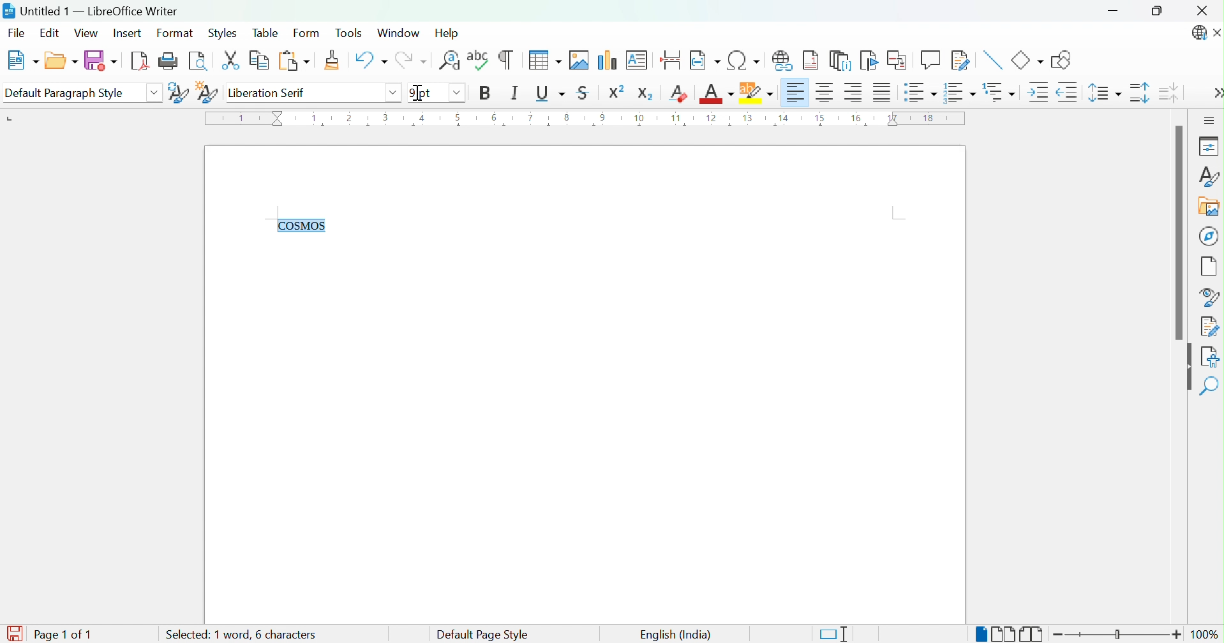 This screenshot has width=1224, height=643. I want to click on LibreOffice Update Available, so click(1197, 34).